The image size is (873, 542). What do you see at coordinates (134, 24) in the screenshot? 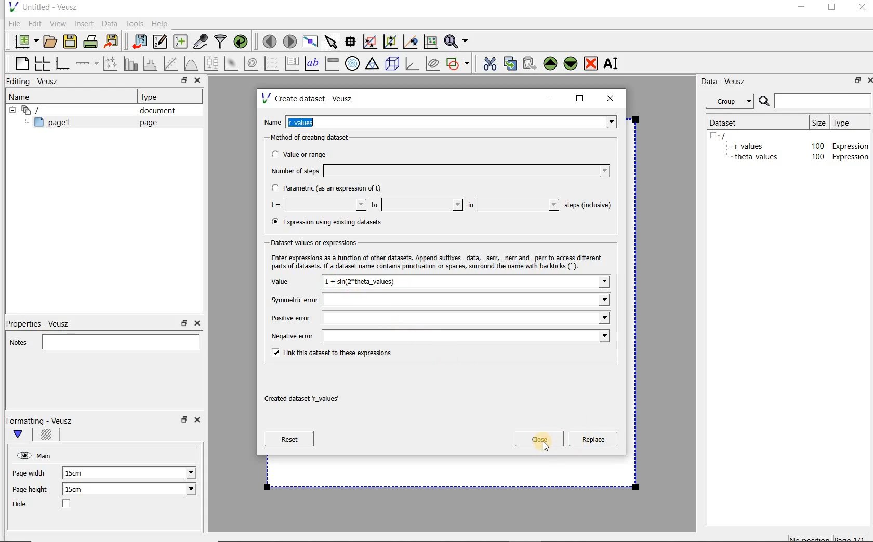
I see `Tools` at bounding box center [134, 24].